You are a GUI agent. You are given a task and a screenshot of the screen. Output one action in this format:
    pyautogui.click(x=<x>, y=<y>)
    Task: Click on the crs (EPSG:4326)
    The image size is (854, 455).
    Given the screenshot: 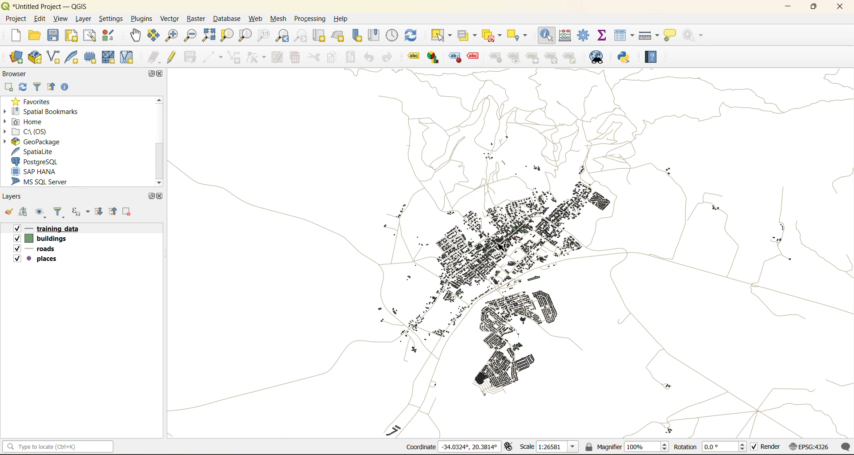 What is the action you would take?
    pyautogui.click(x=811, y=447)
    